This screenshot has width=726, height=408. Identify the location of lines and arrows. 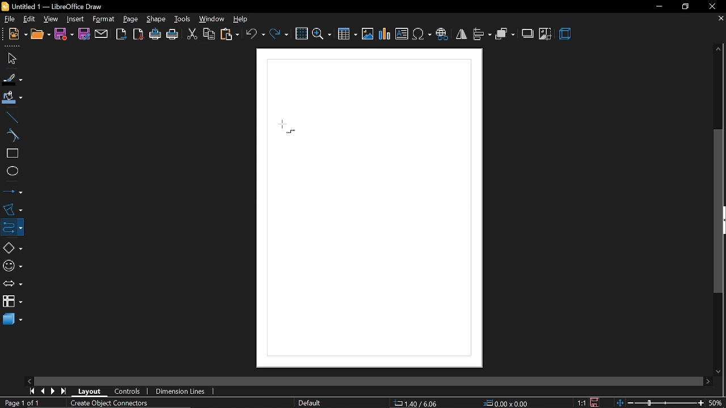
(12, 191).